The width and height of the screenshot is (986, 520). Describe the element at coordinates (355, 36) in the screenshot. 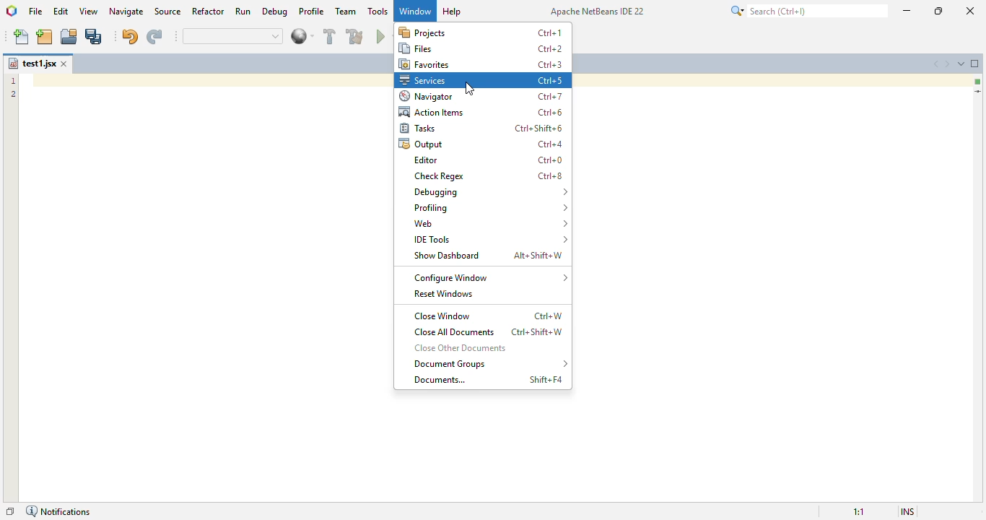

I see `clean and build project` at that location.